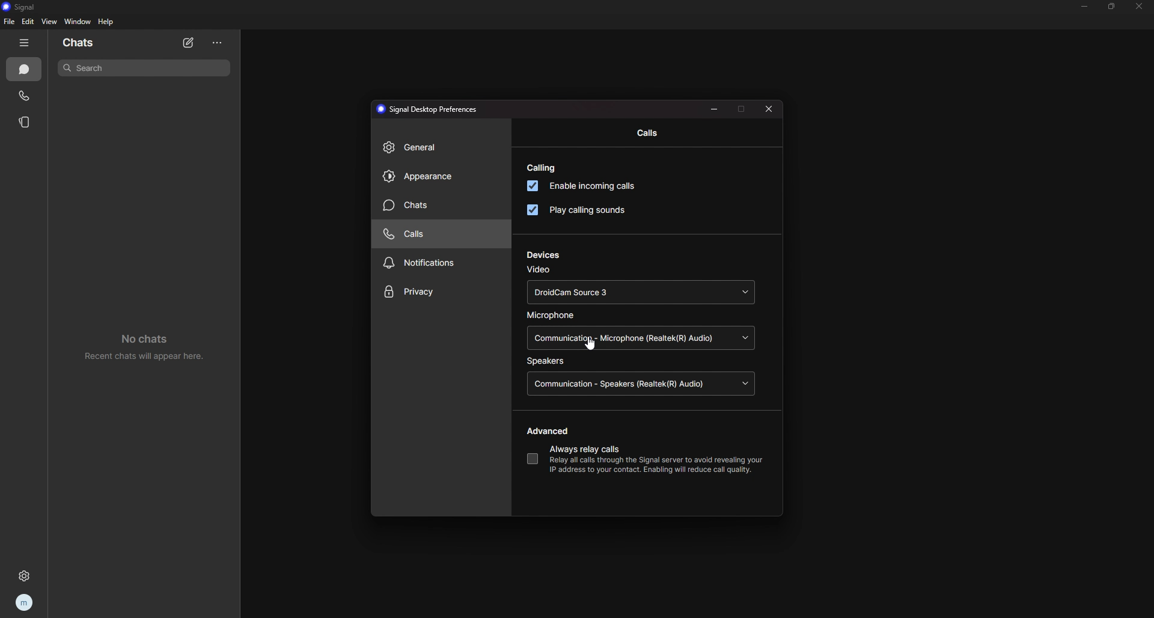  Describe the element at coordinates (545, 255) in the screenshot. I see `devices` at that location.